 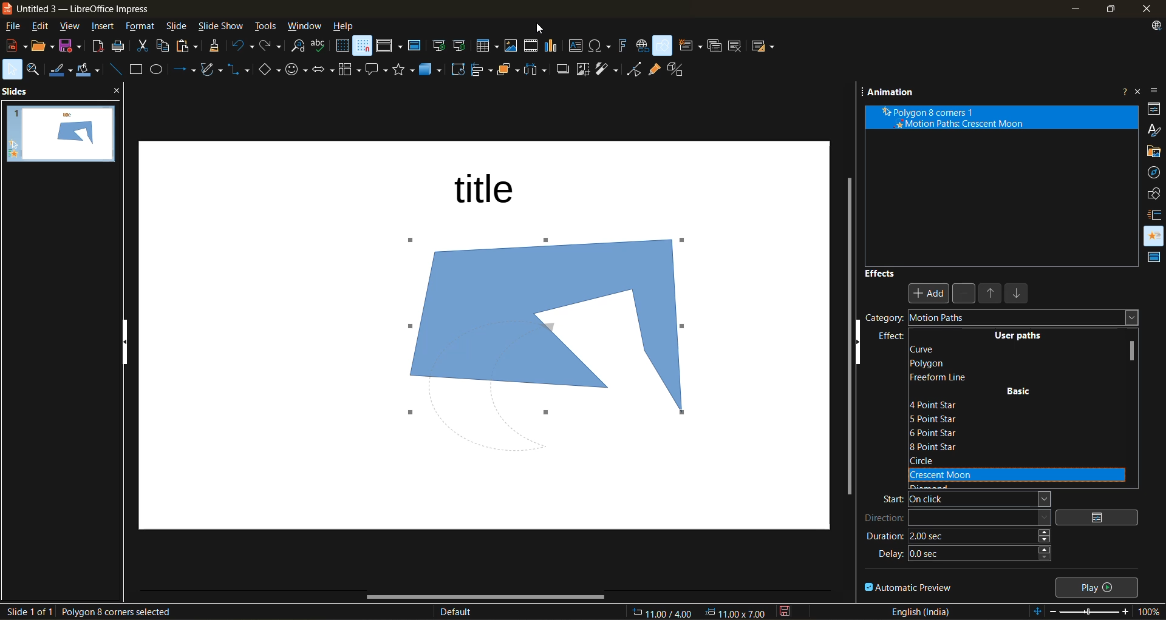 What do you see at coordinates (38, 69) in the screenshot?
I see `zoom and pan` at bounding box center [38, 69].